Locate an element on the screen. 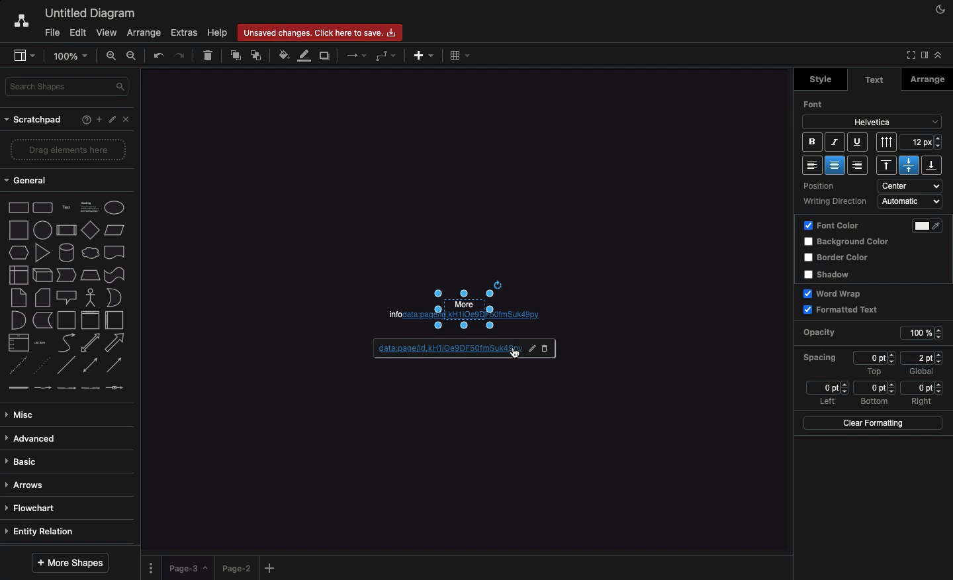  rounded rectangle is located at coordinates (43, 207).